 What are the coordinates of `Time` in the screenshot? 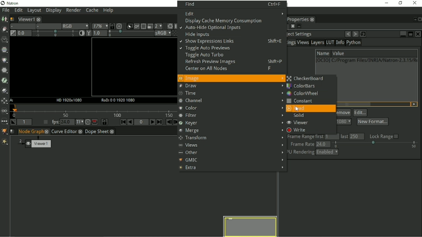 It's located at (4, 39).